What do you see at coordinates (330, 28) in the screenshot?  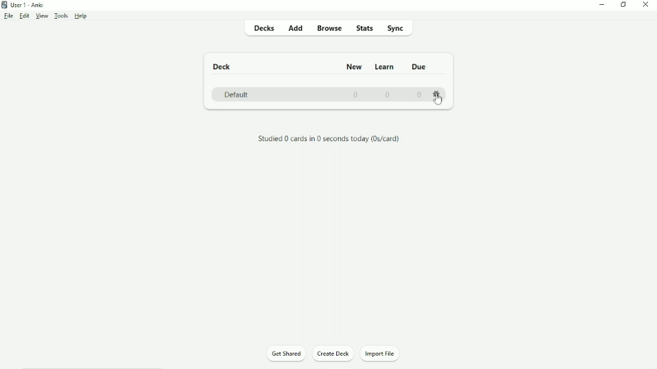 I see `Browse` at bounding box center [330, 28].